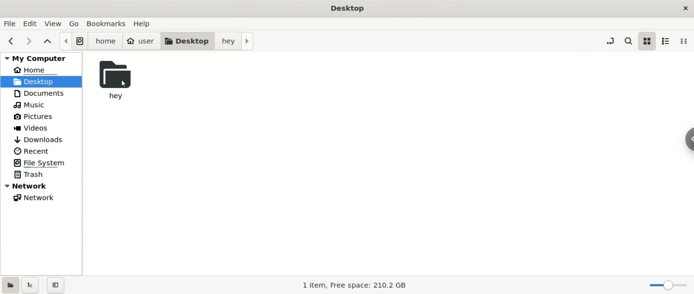 Image resolution: width=694 pixels, height=294 pixels. What do you see at coordinates (33, 23) in the screenshot?
I see `edit` at bounding box center [33, 23].